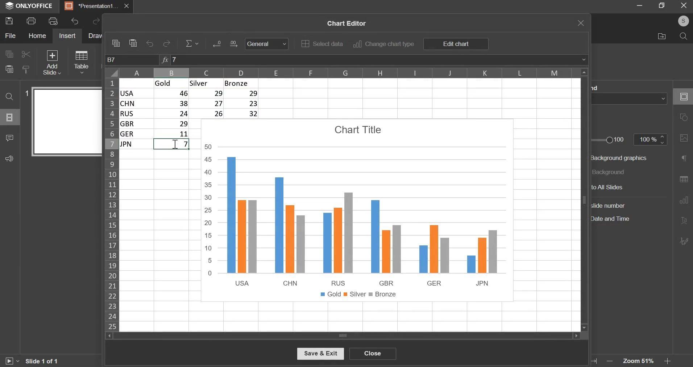  What do you see at coordinates (455, 44) in the screenshot?
I see `edit chart` at bounding box center [455, 44].